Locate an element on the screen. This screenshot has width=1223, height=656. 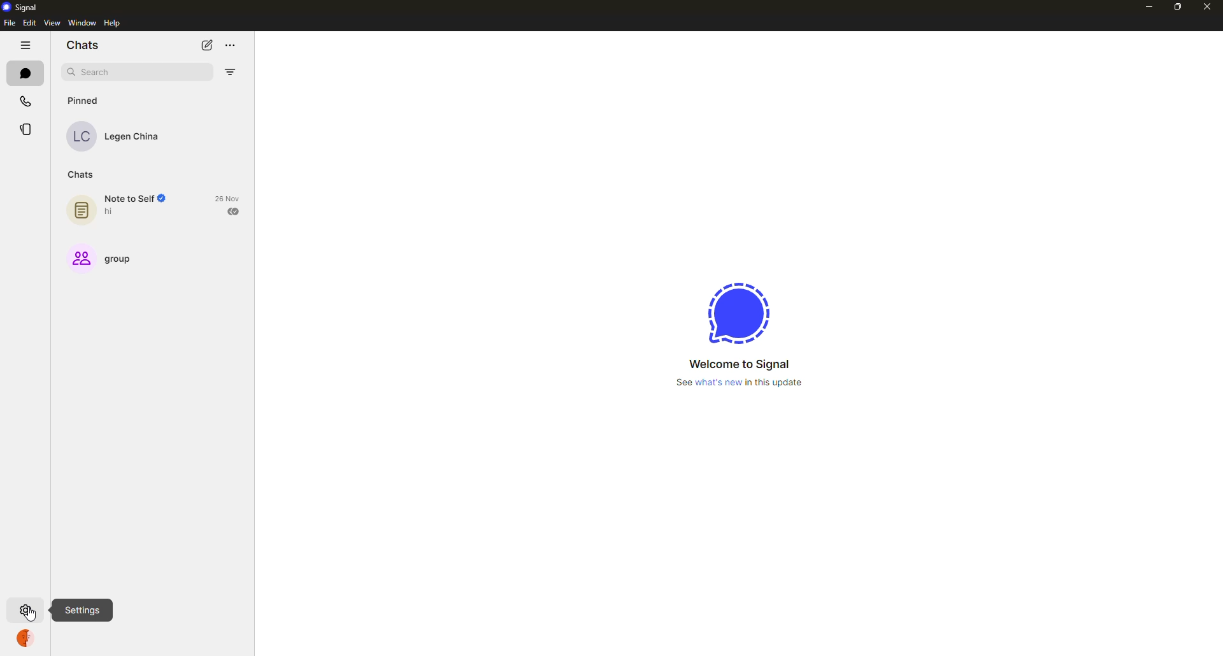
close is located at coordinates (1206, 6).